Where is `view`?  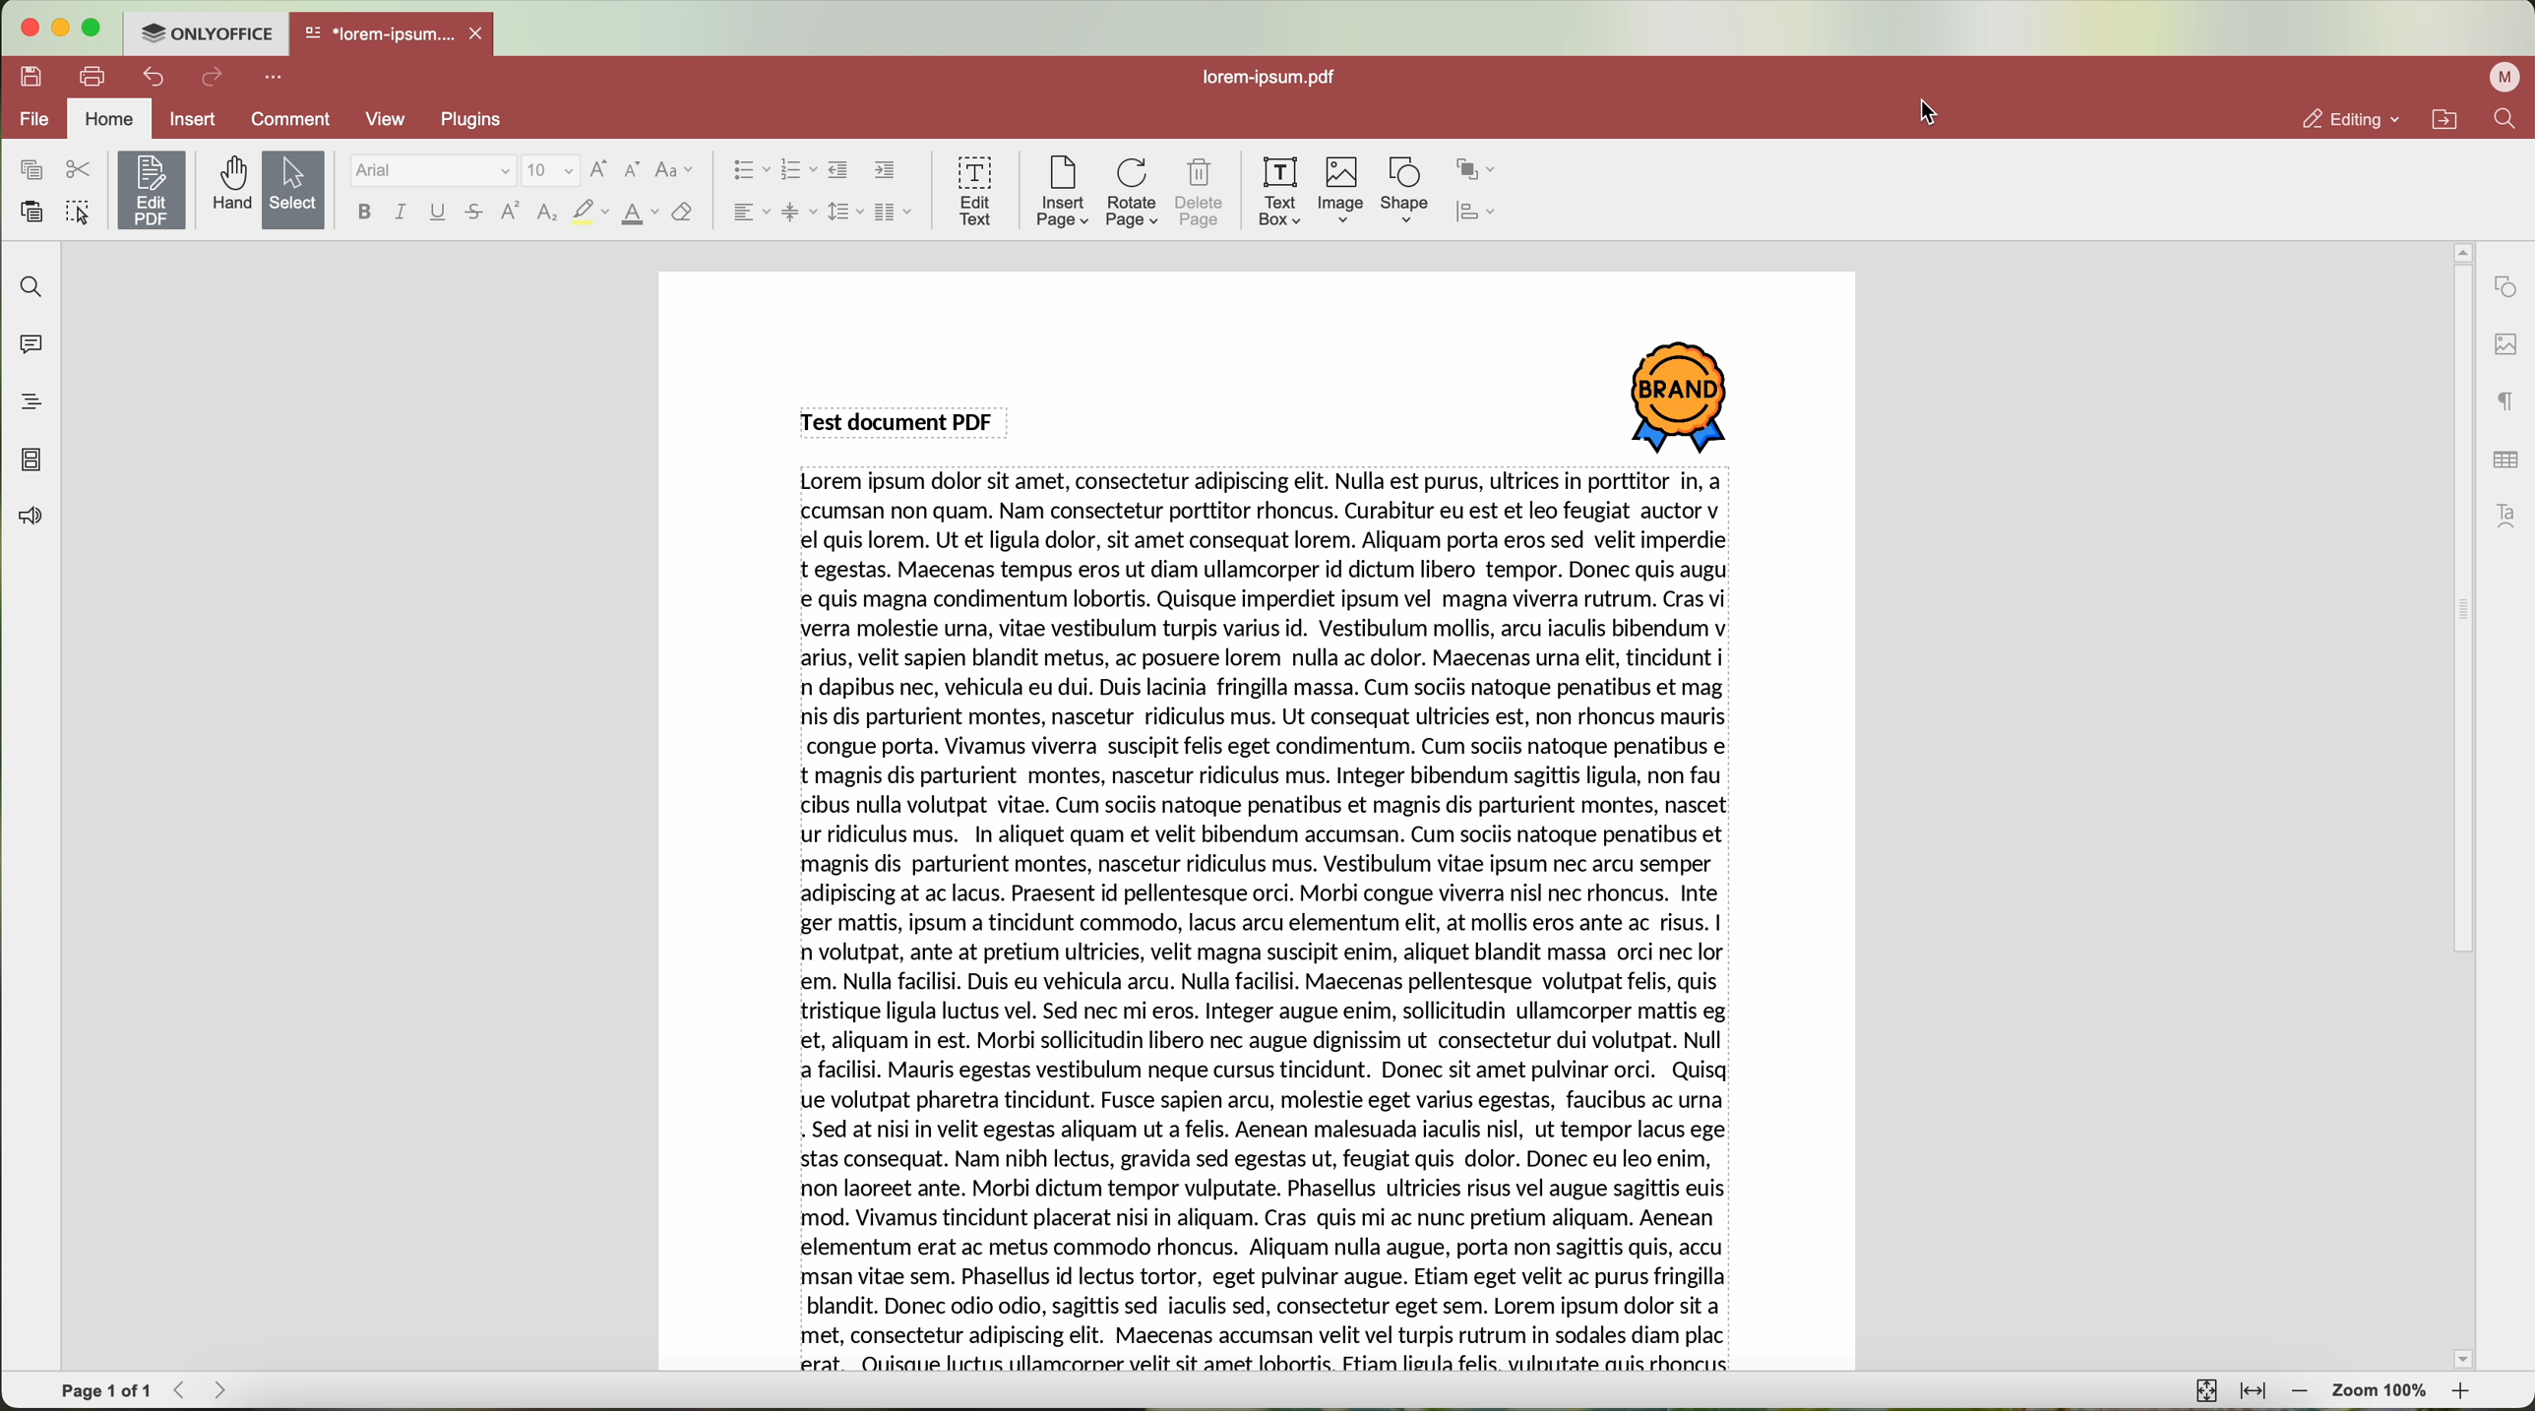
view is located at coordinates (393, 119).